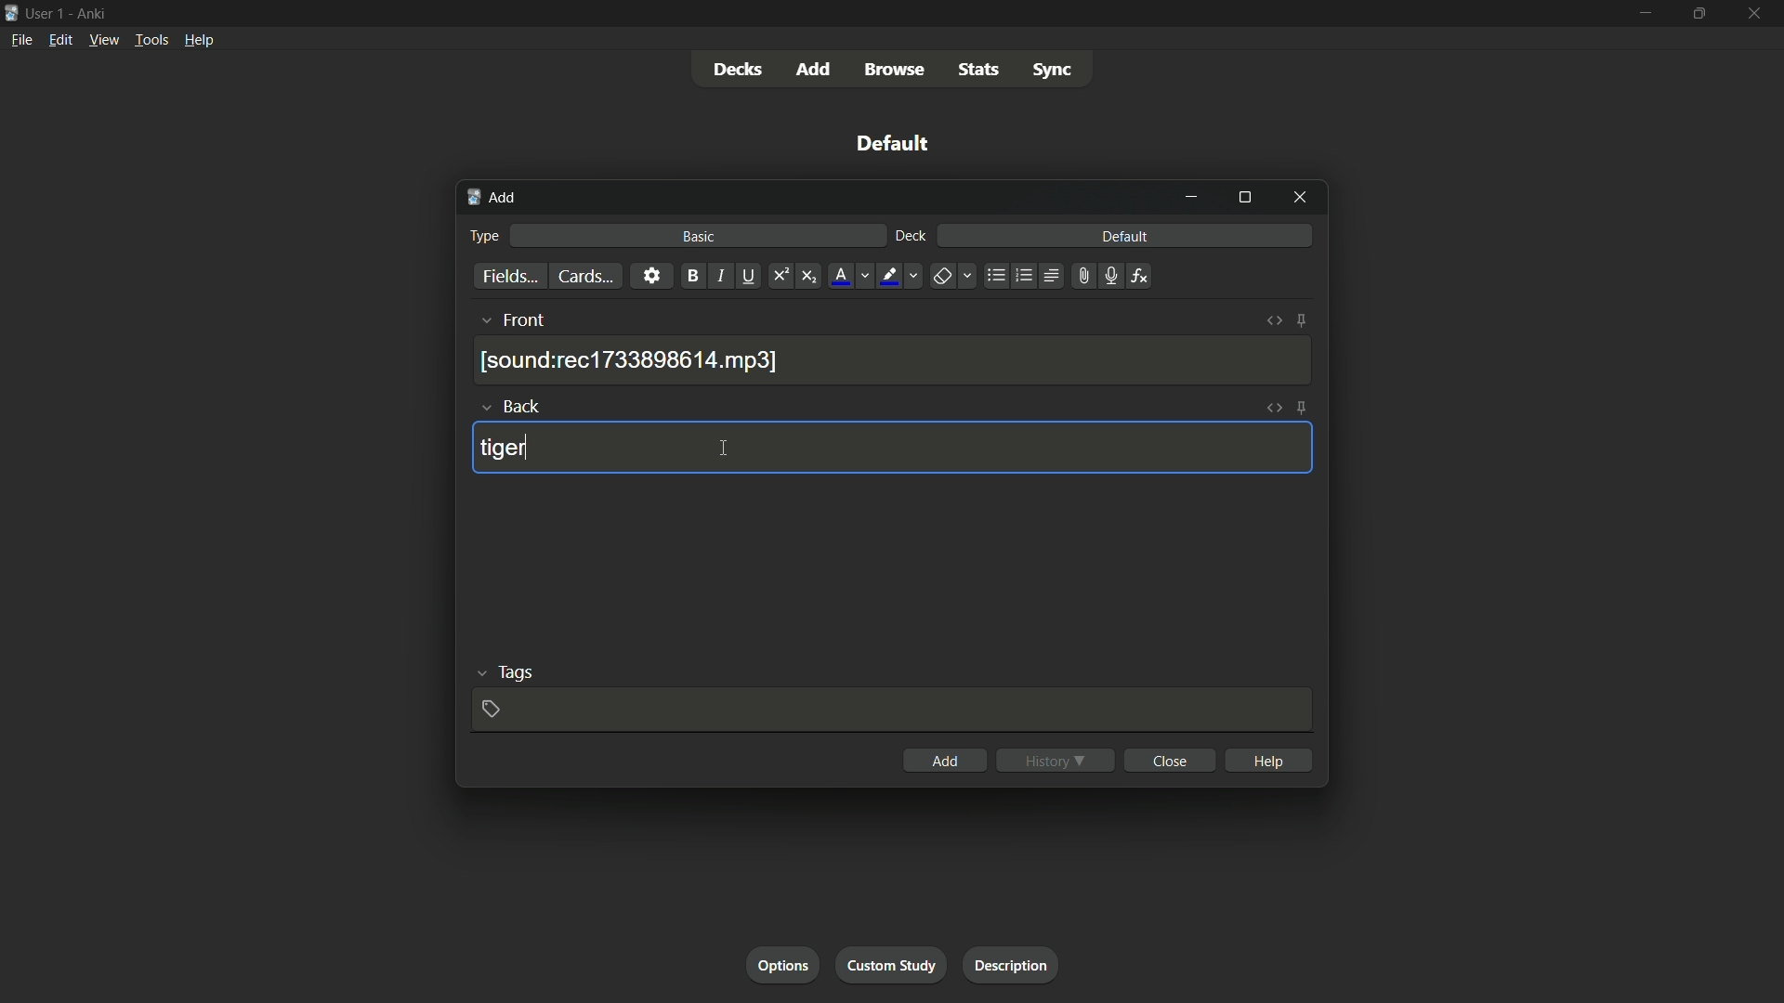  Describe the element at coordinates (22, 39) in the screenshot. I see `file menu` at that location.